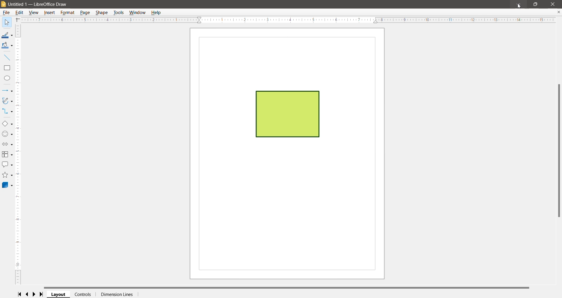 The image size is (562, 298). Describe the element at coordinates (7, 101) in the screenshot. I see `Curves and Polygons` at that location.